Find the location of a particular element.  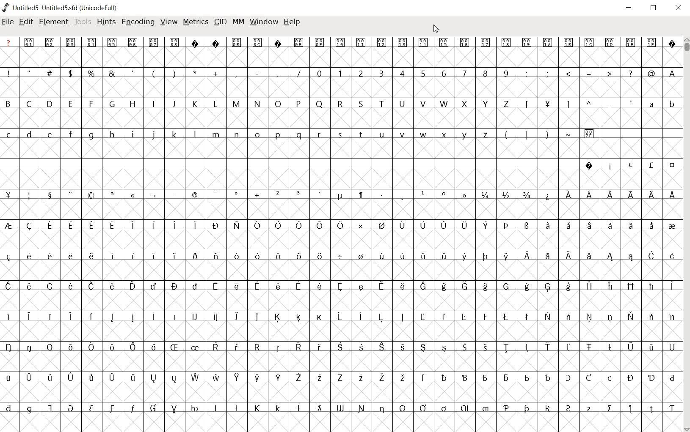

A is located at coordinates (671, 73).